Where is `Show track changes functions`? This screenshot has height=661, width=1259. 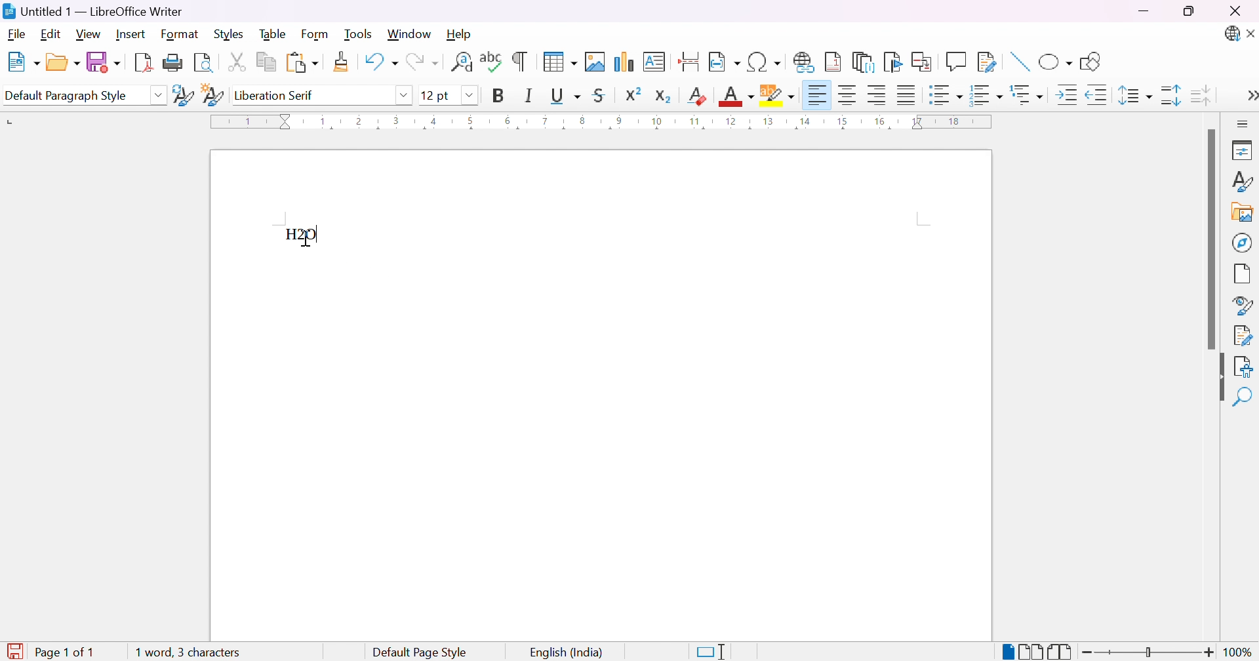 Show track changes functions is located at coordinates (987, 62).